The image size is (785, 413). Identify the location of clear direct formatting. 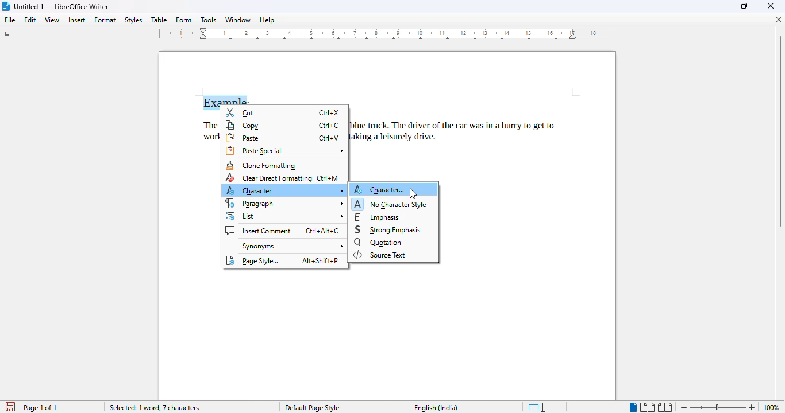
(268, 178).